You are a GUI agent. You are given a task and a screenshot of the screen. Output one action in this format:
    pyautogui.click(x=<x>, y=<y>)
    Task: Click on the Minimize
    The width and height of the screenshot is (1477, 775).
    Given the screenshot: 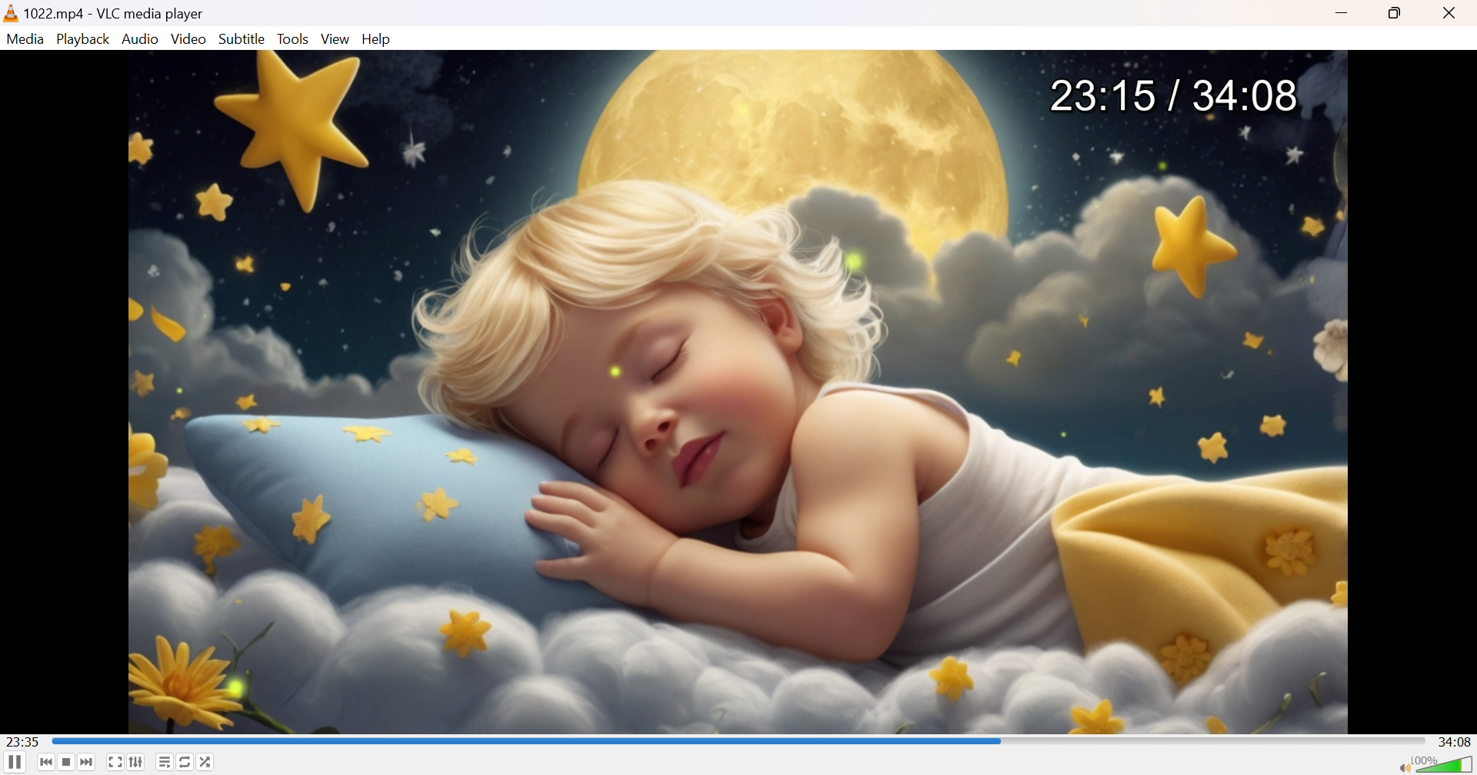 What is the action you would take?
    pyautogui.click(x=1343, y=15)
    